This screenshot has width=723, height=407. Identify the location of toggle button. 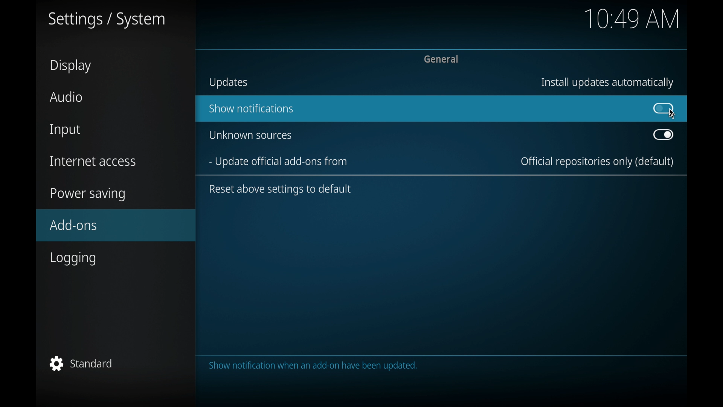
(663, 135).